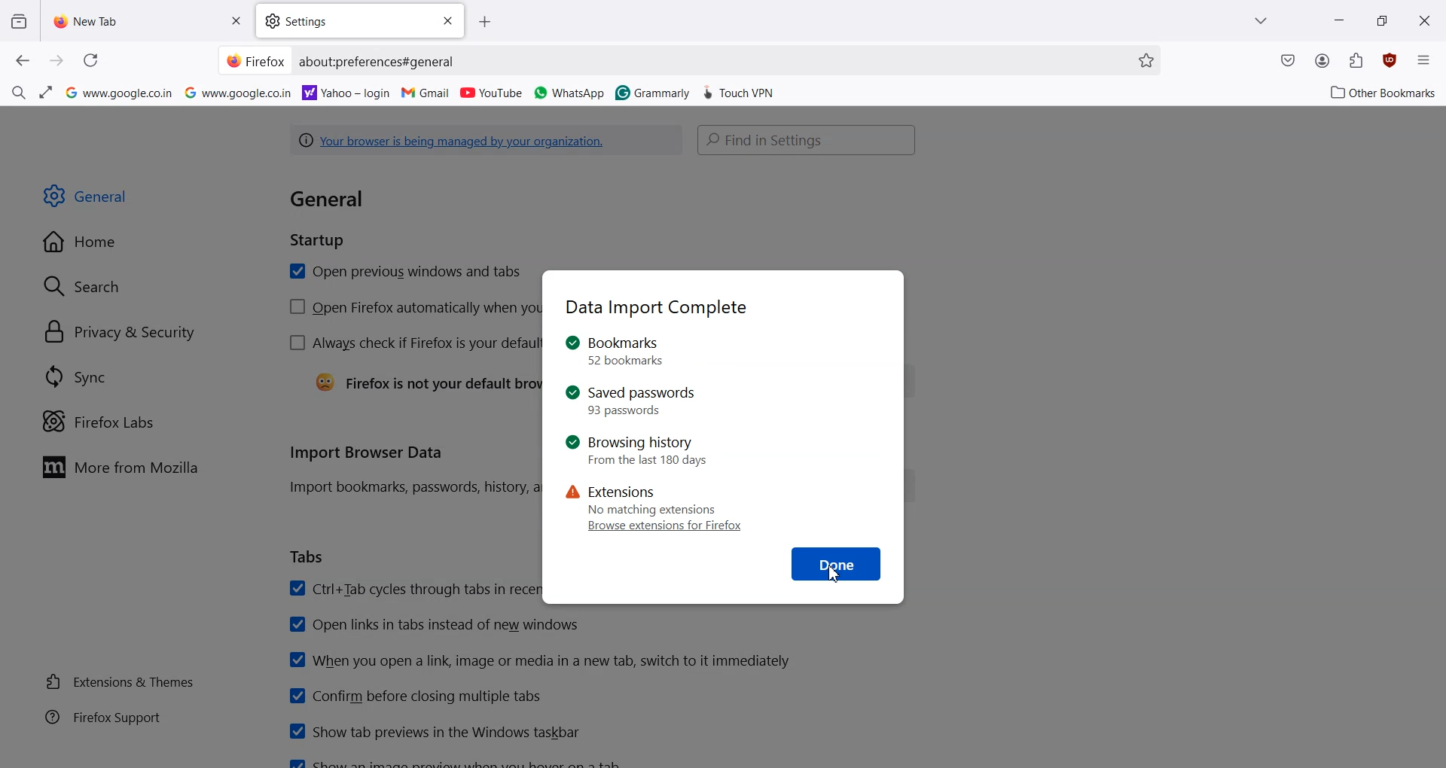 The width and height of the screenshot is (1446, 768). Describe the element at coordinates (121, 21) in the screenshot. I see `New Tab` at that location.